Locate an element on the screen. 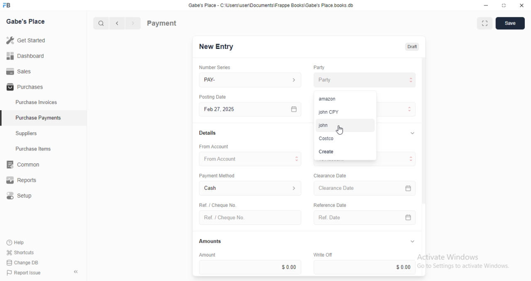 The height and width of the screenshot is (281, 531). john CPY is located at coordinates (329, 112).